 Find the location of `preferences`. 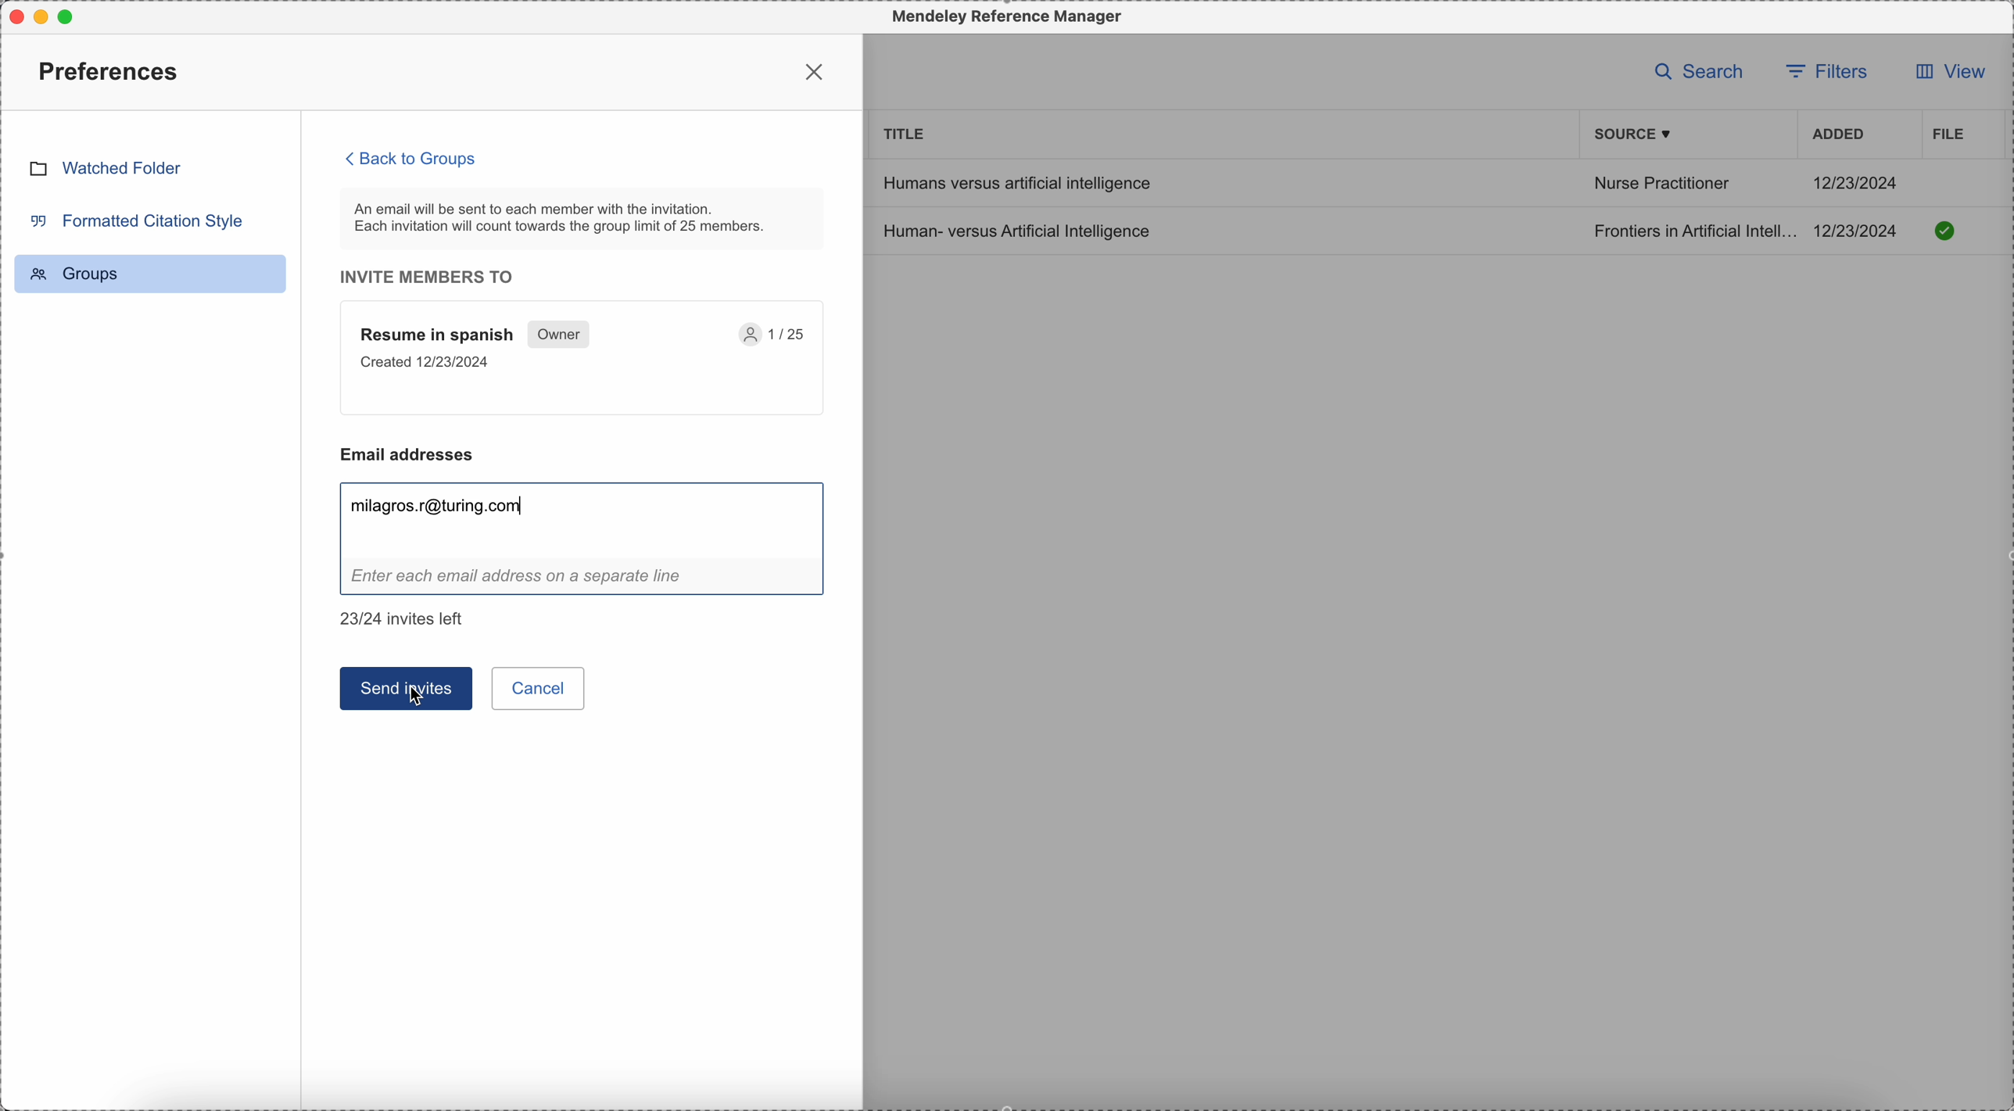

preferences is located at coordinates (112, 70).